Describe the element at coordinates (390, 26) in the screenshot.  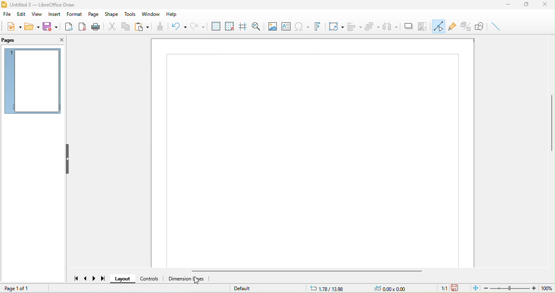
I see `select at least three object to distribute` at that location.